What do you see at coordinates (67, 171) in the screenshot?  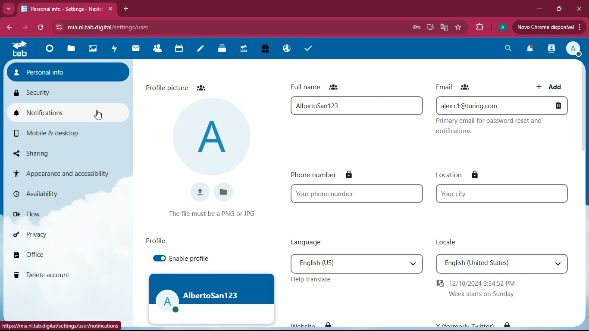 I see `appearance` at bounding box center [67, 171].